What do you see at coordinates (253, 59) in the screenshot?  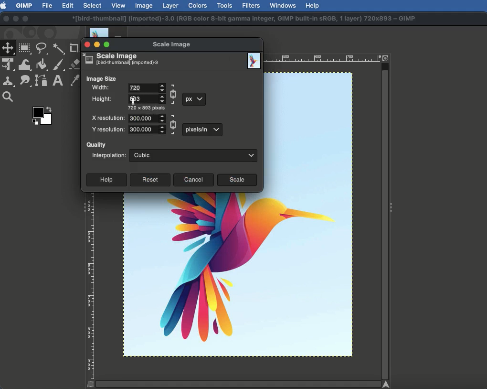 I see `Image` at bounding box center [253, 59].